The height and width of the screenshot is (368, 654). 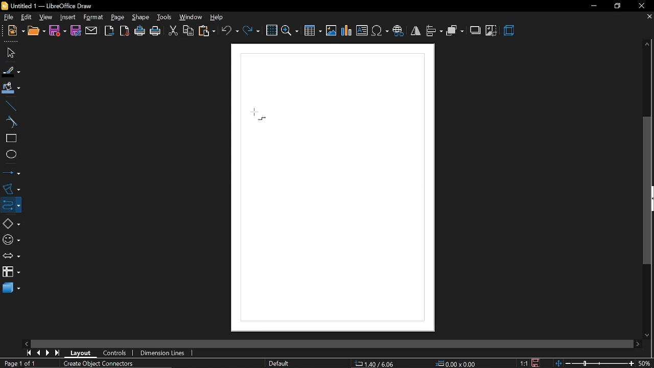 I want to click on move right, so click(x=638, y=343).